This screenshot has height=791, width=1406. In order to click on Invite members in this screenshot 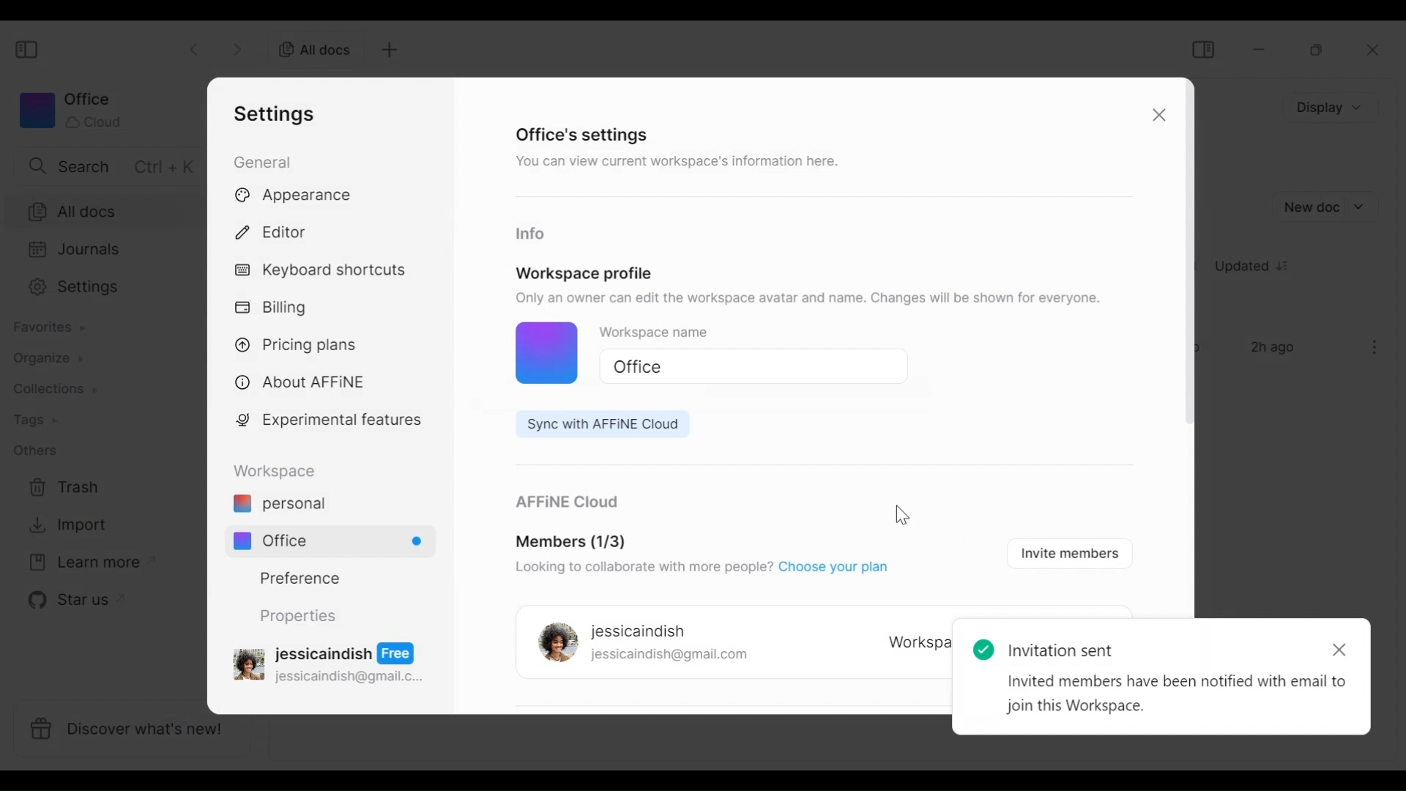, I will do `click(1066, 552)`.